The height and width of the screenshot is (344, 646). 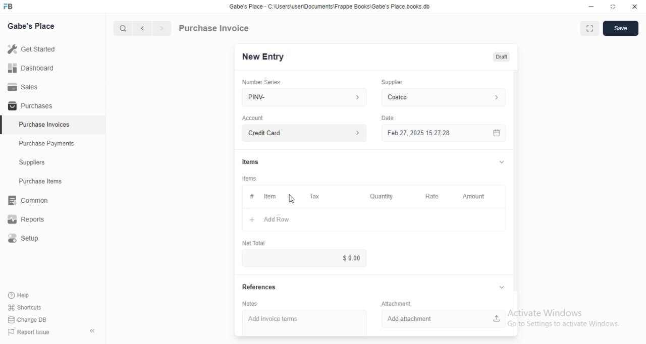 I want to click on Purchases, so click(x=52, y=105).